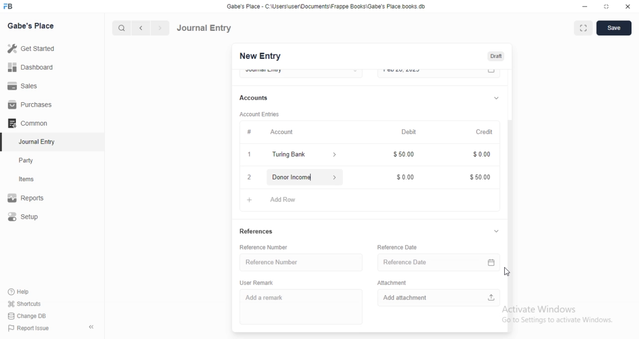 The height and width of the screenshot is (339, 639). Describe the element at coordinates (493, 261) in the screenshot. I see `calender` at that location.